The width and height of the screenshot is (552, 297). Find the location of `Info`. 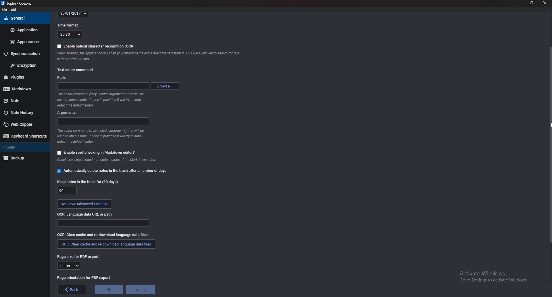

Info is located at coordinates (101, 136).